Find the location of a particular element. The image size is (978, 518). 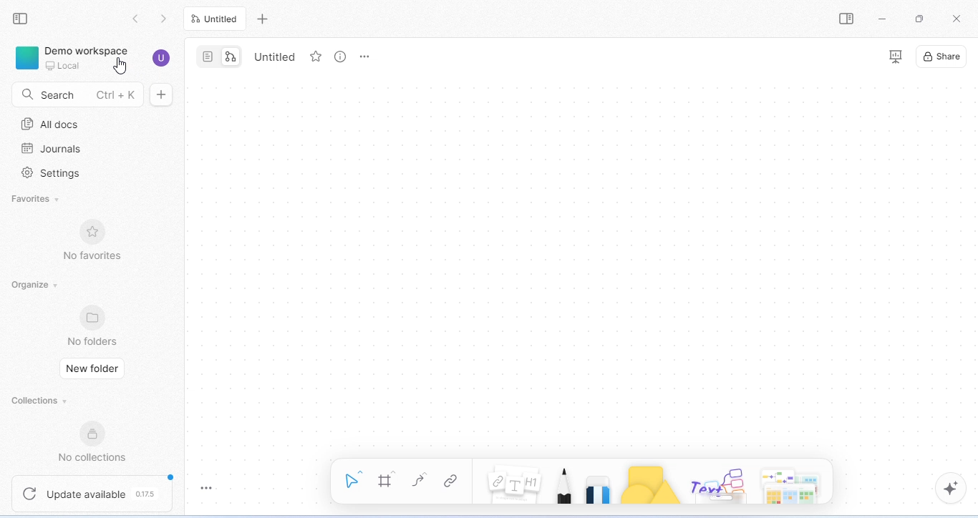

presentation is located at coordinates (894, 57).